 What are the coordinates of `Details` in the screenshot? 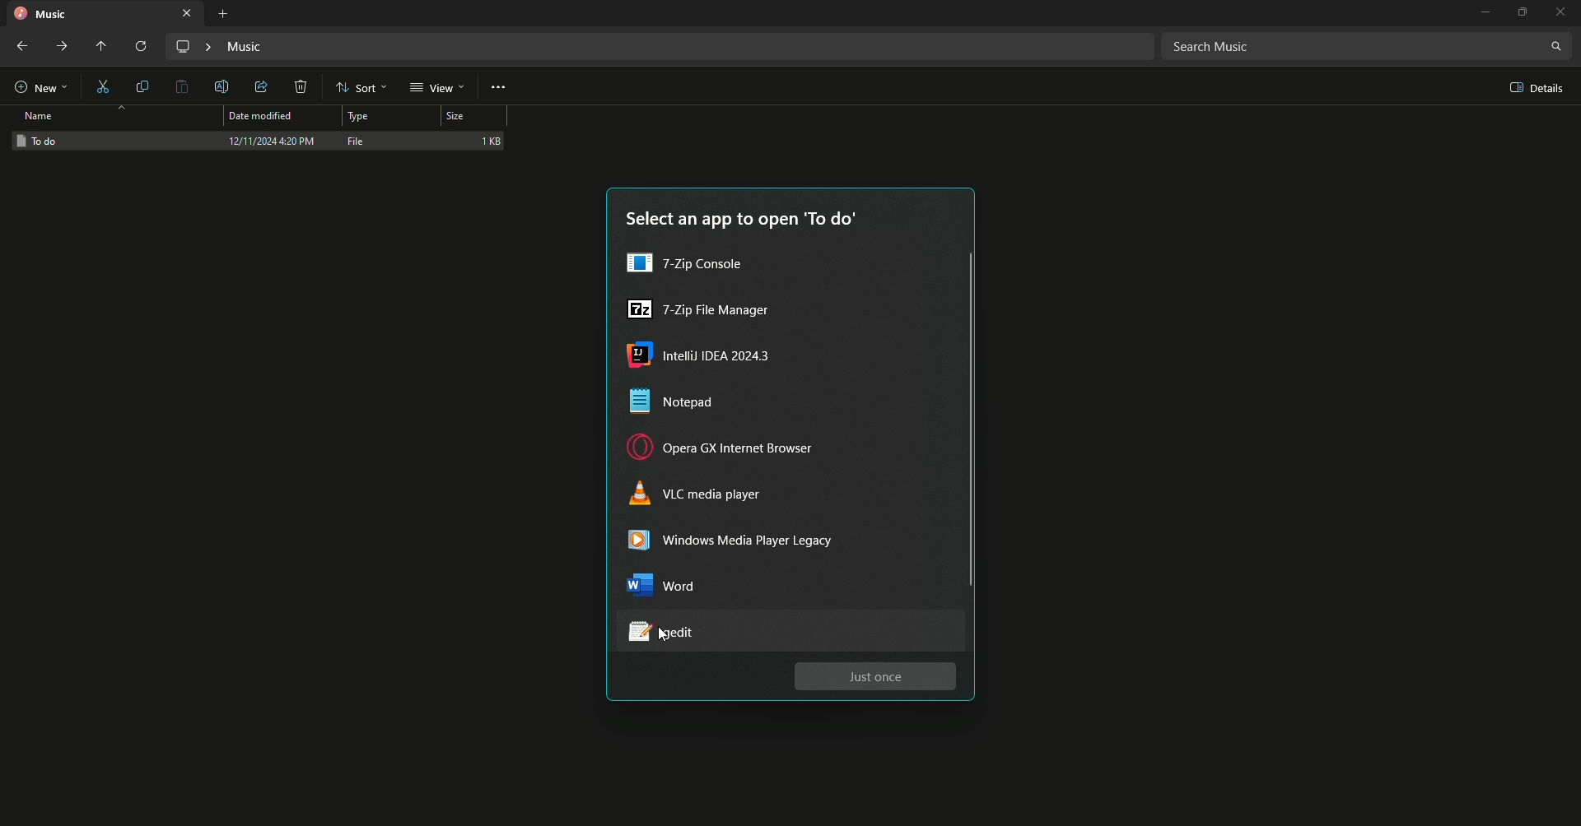 It's located at (1526, 87).